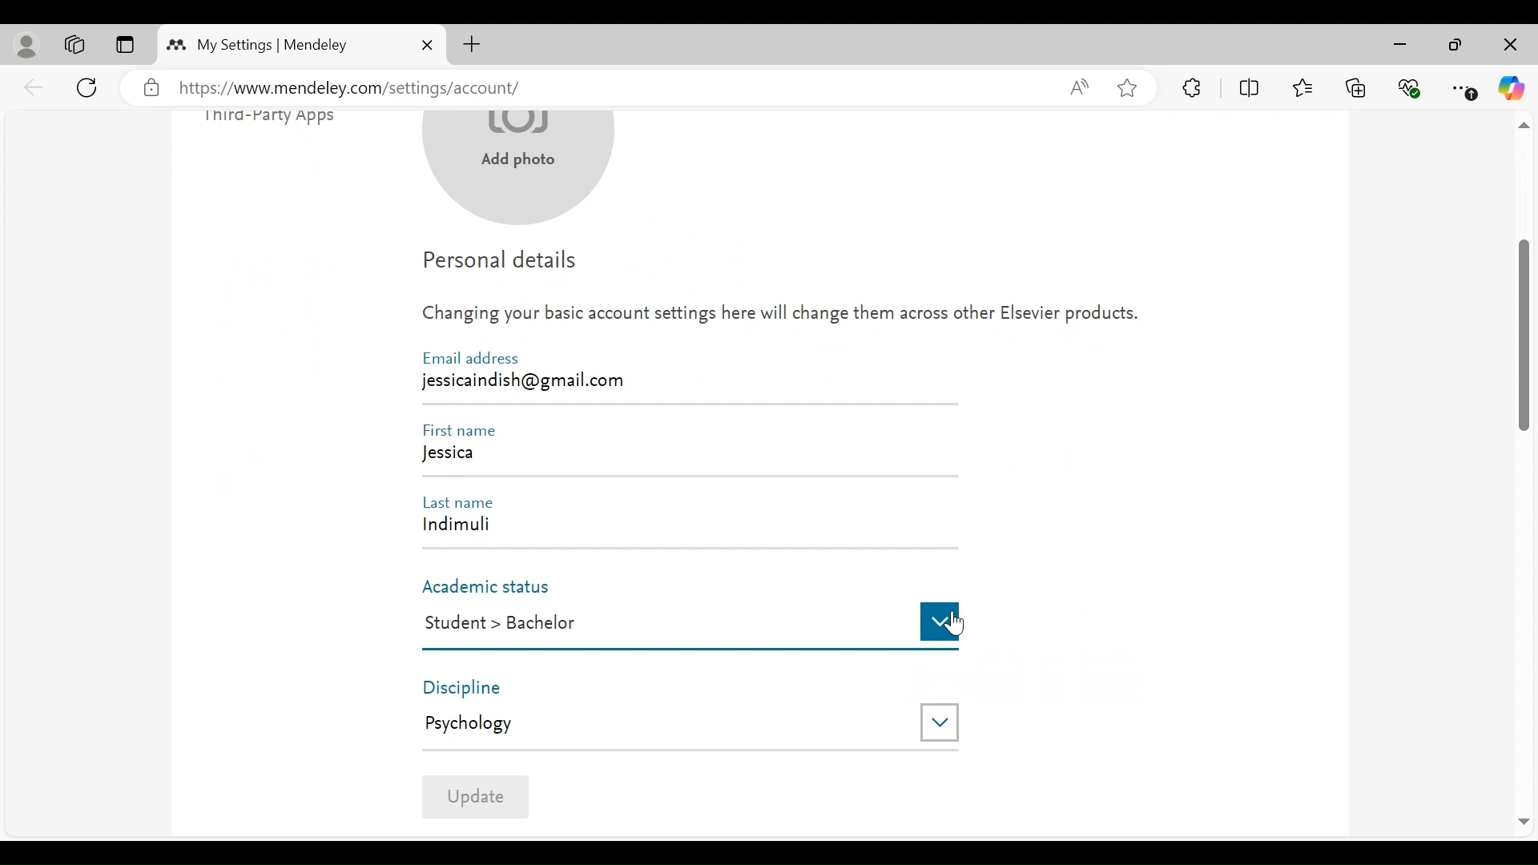 This screenshot has height=865, width=1538. What do you see at coordinates (678, 528) in the screenshot?
I see `Indimuli` at bounding box center [678, 528].